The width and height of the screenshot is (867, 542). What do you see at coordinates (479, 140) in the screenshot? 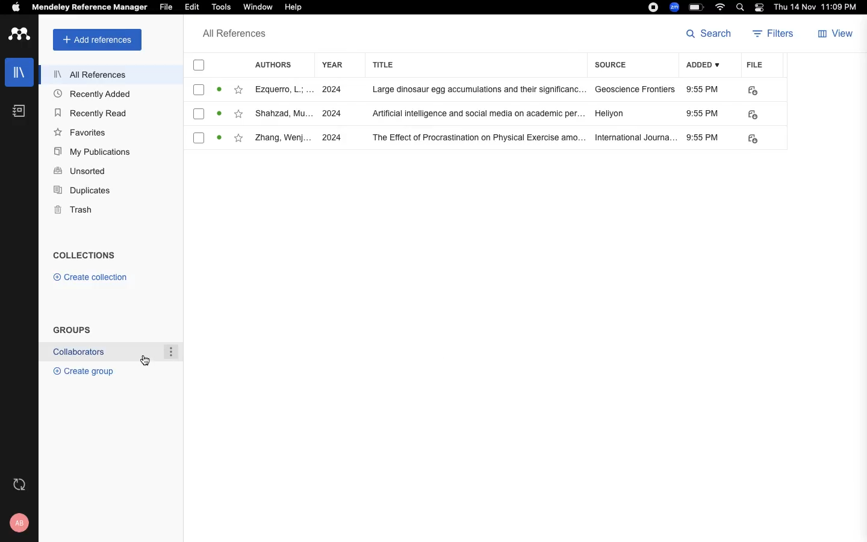
I see `‘The Effect of Procrastination on Physical Exercise amo...` at bounding box center [479, 140].